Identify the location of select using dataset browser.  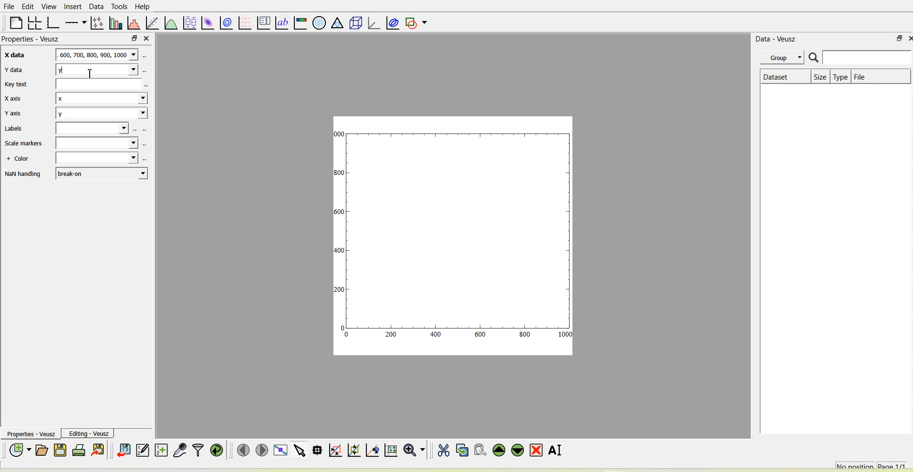
(145, 129).